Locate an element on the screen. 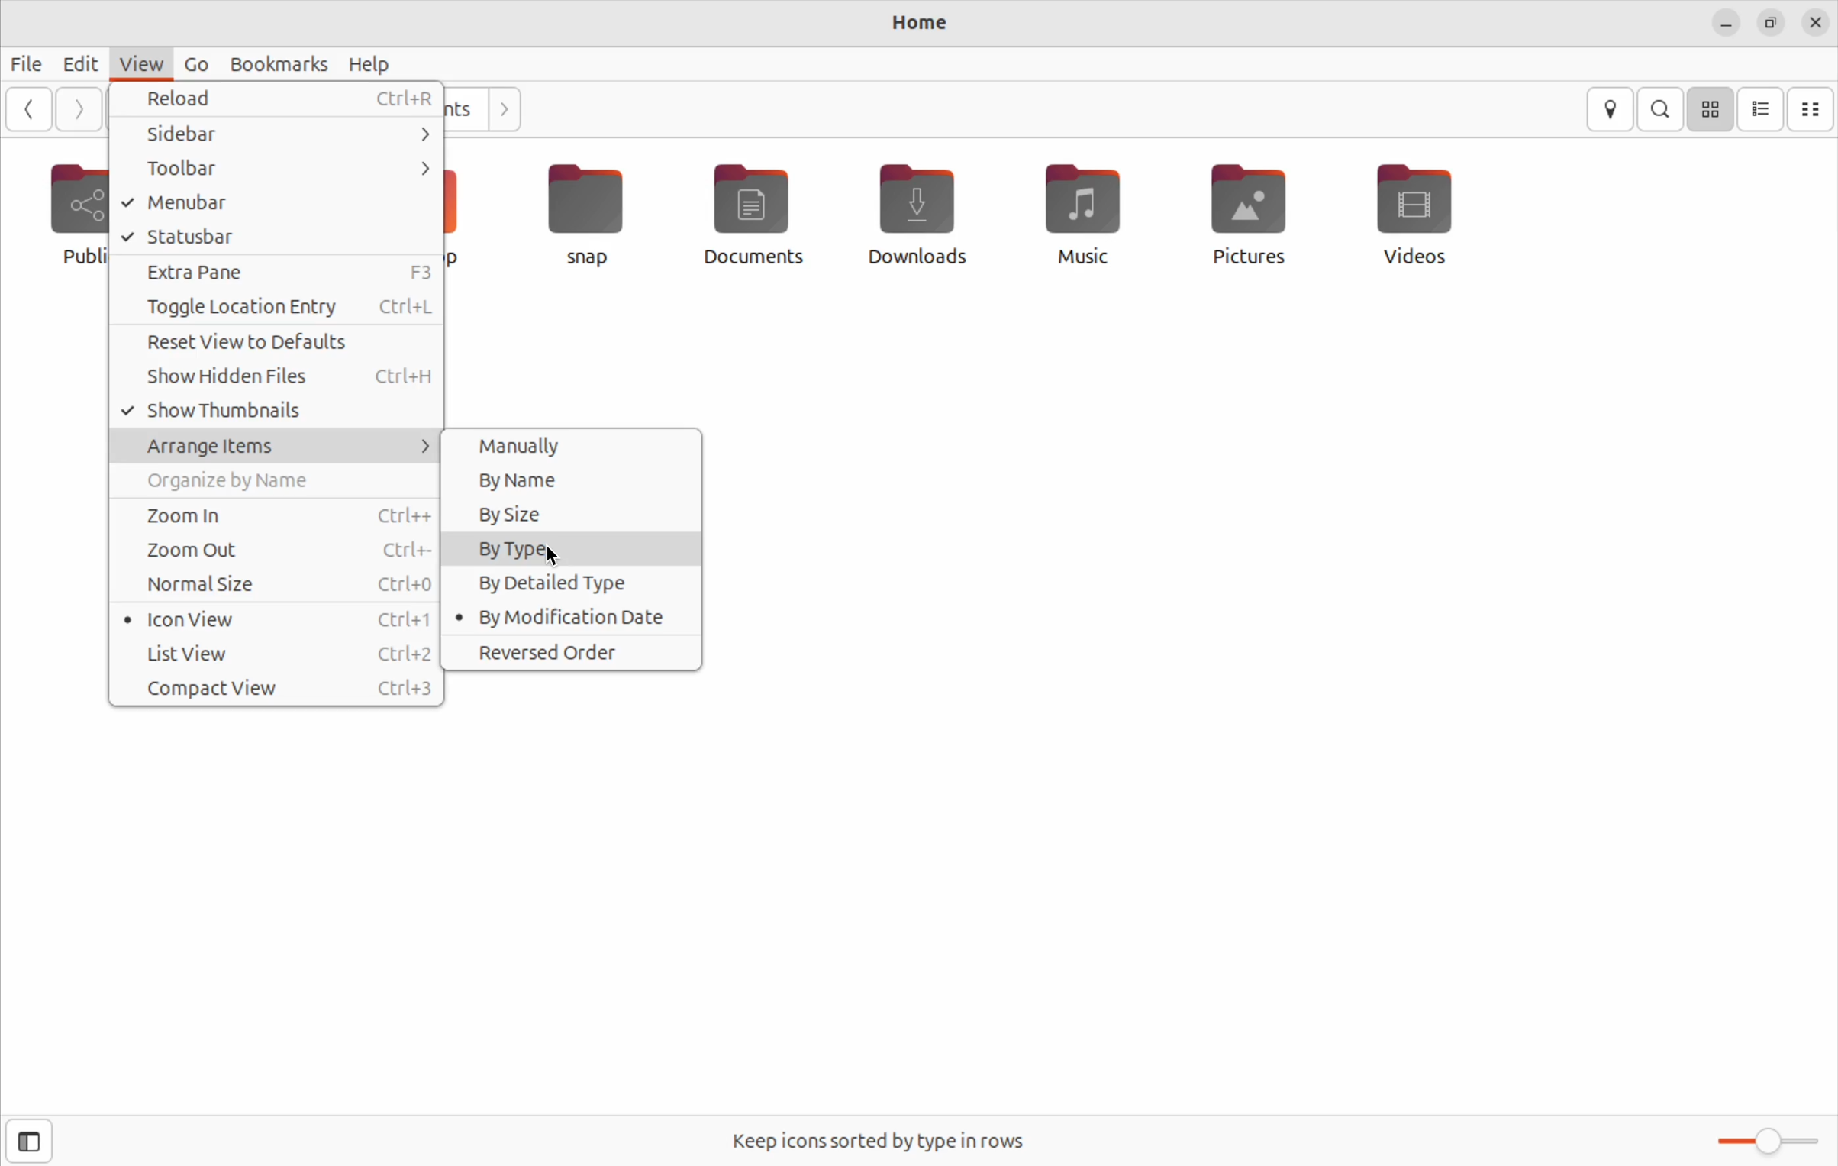 The height and width of the screenshot is (1166, 1838). Arrange items is located at coordinates (276, 444).